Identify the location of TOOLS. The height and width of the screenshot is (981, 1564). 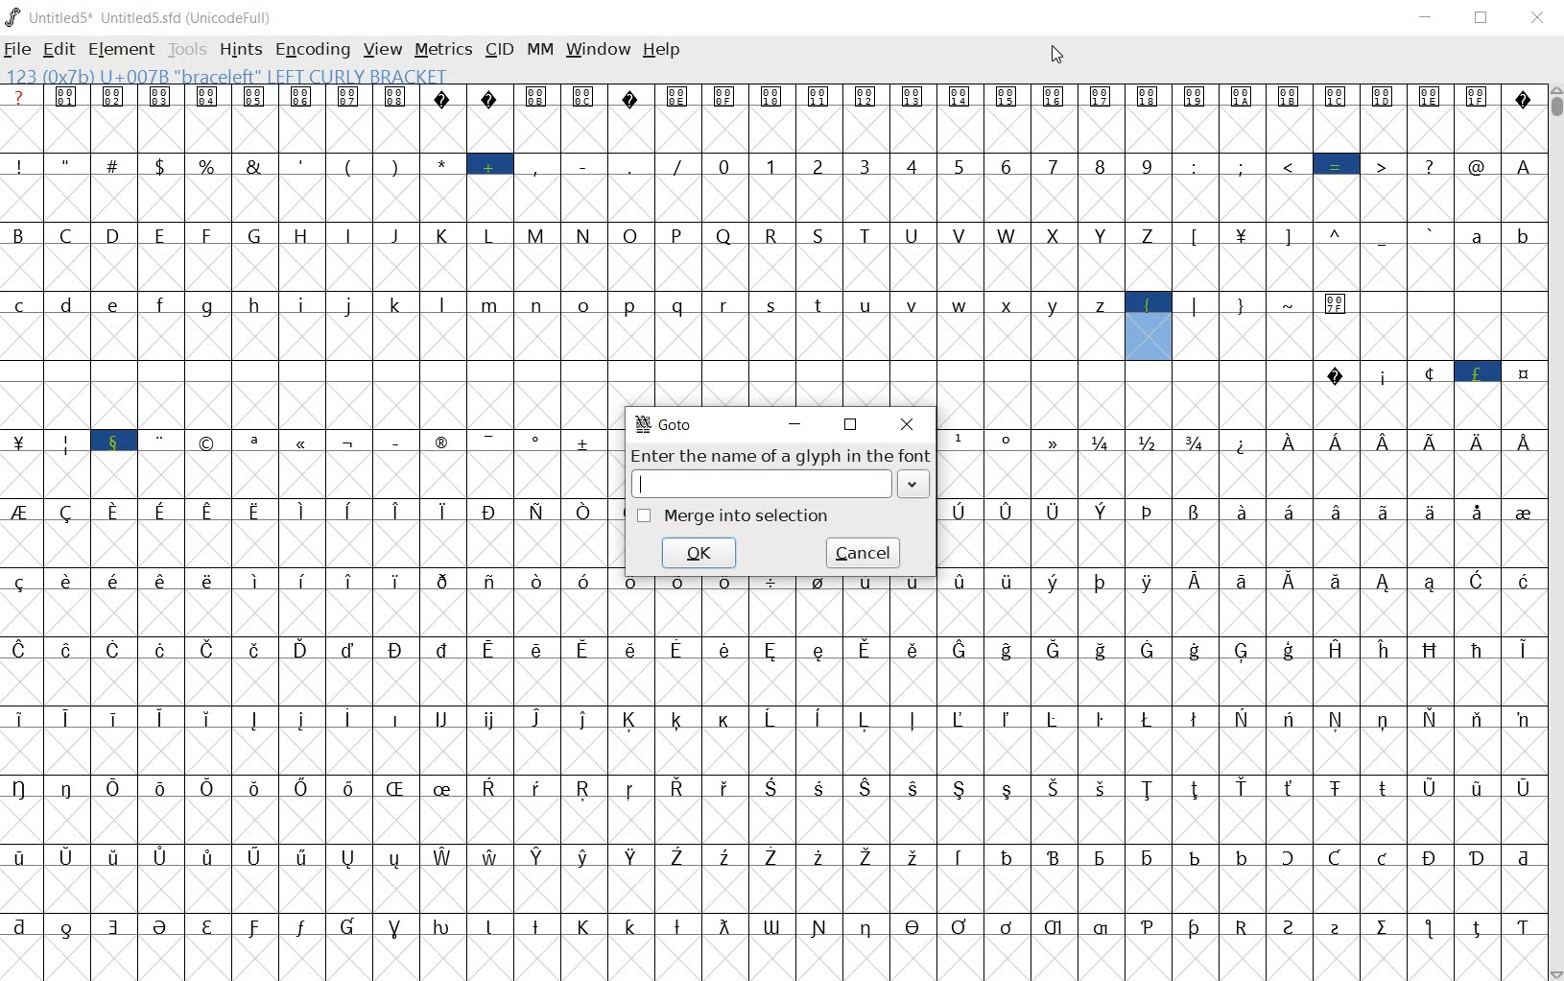
(185, 51).